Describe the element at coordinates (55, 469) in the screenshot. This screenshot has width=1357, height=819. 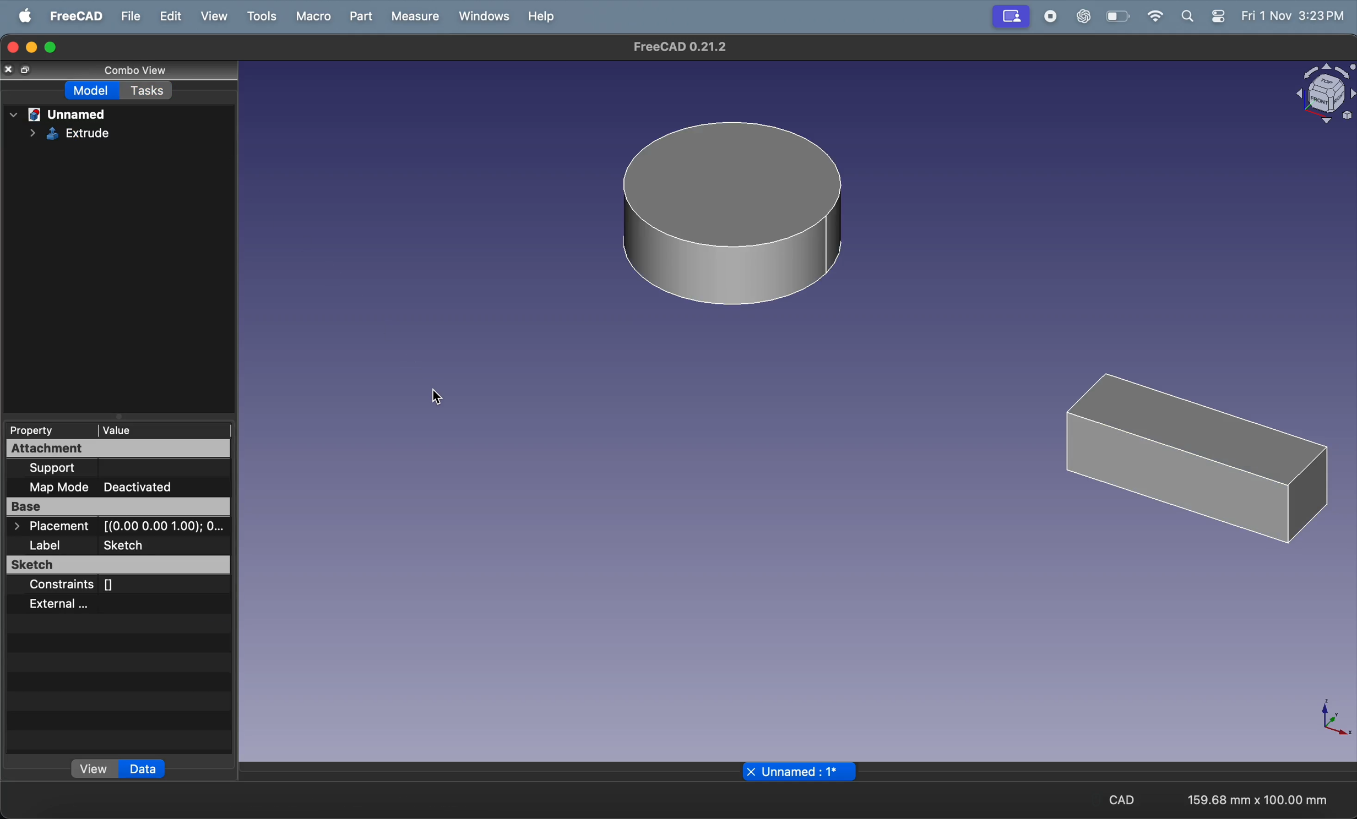
I see `Support` at that location.